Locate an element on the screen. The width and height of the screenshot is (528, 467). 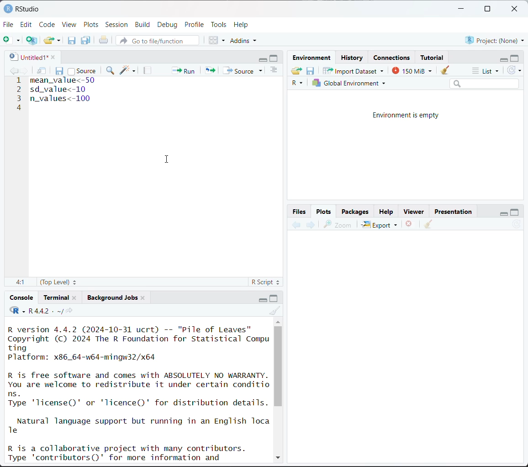
R version 4.4.2 (2024-10-31 ucrt) -- "Pile of Leaves"

Copyright (C) 2024 The R Foundation for Statistical Compu

ting

Platform: x86_64-w64-mingw32/x64

R is free software and comes with ABSOLUTELY NO WARRANTY.

You are welcome to redistribute it under certain conditio

ns.

Type 'license()' or 'licence()' for distribution details.
Natural language support but running in an English Toca

Te

R is a collaborative project with many contributors.

Type 'contributors()' for more information and is located at coordinates (139, 393).